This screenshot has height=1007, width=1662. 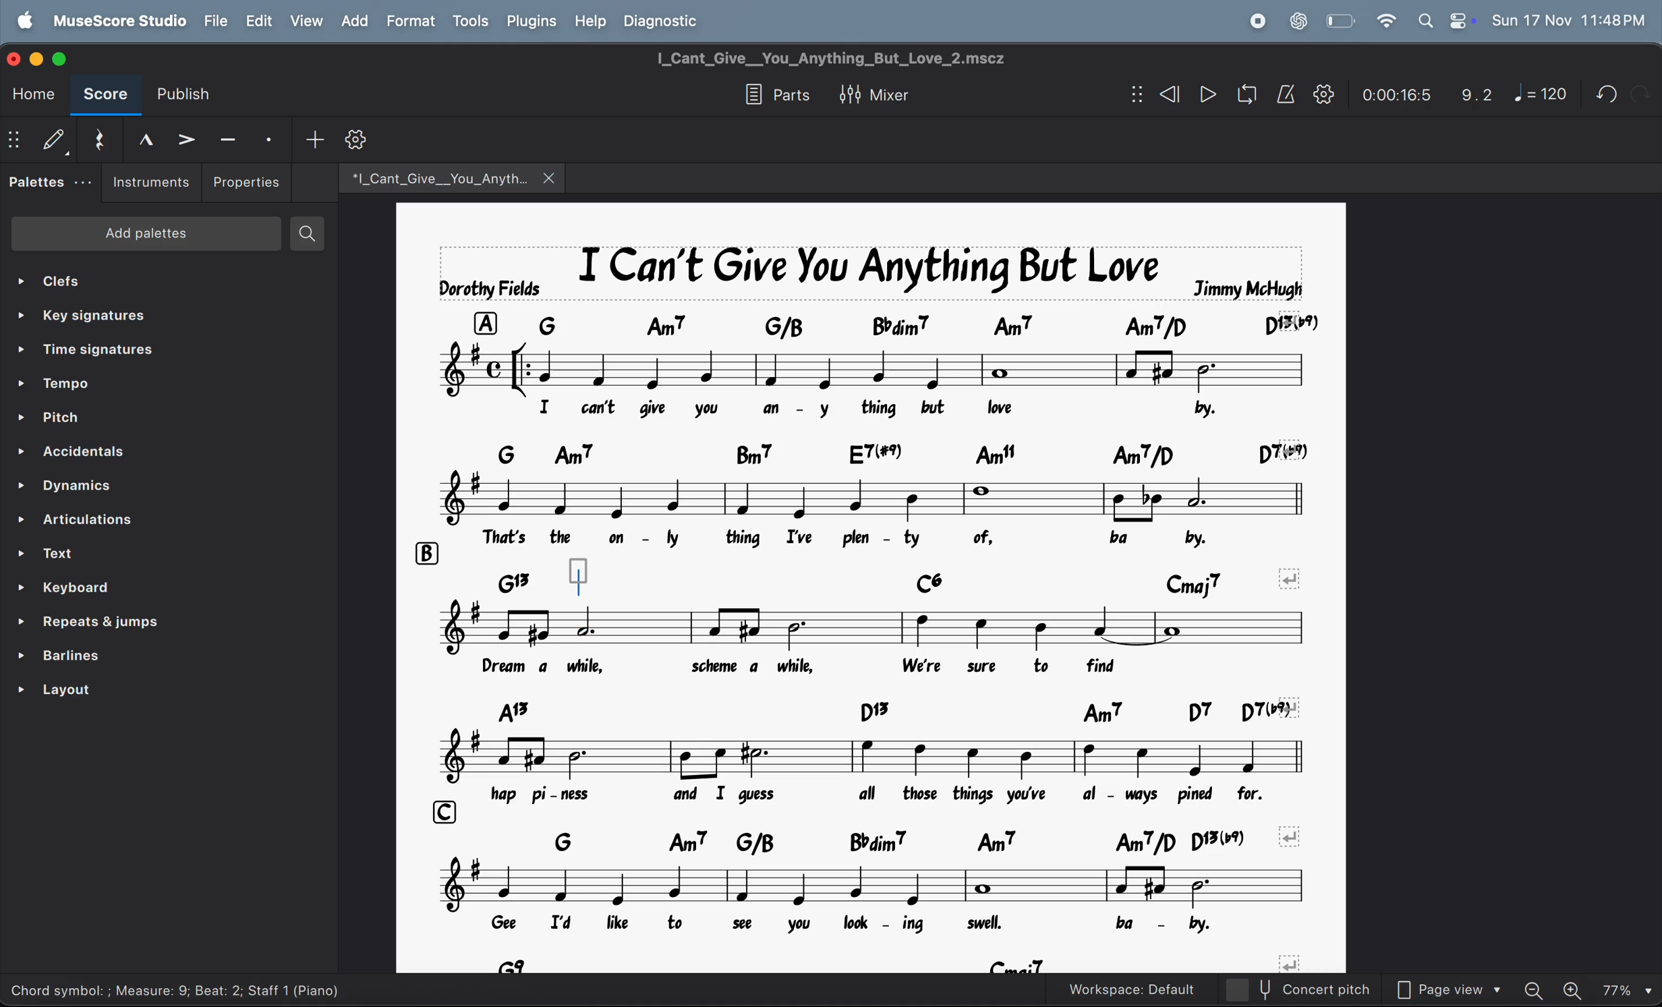 What do you see at coordinates (1448, 989) in the screenshot?
I see `page view` at bounding box center [1448, 989].